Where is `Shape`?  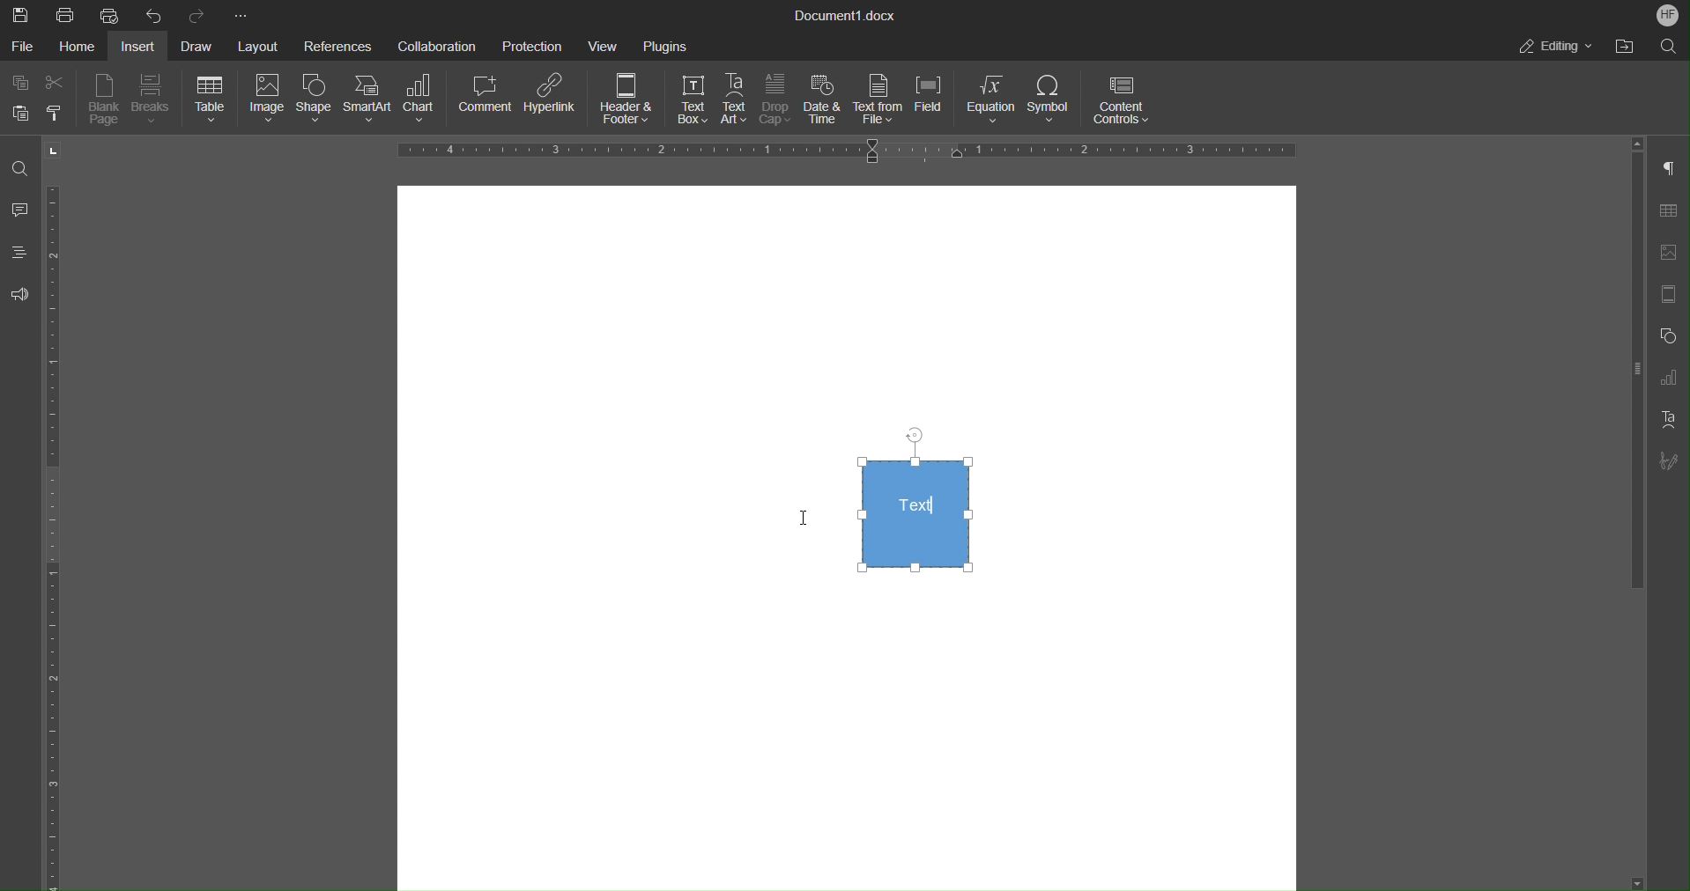 Shape is located at coordinates (314, 102).